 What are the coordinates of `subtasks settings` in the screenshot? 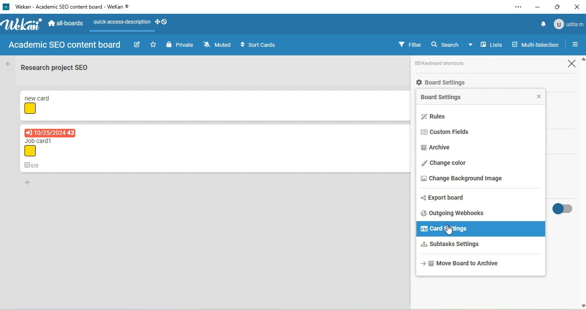 It's located at (473, 246).